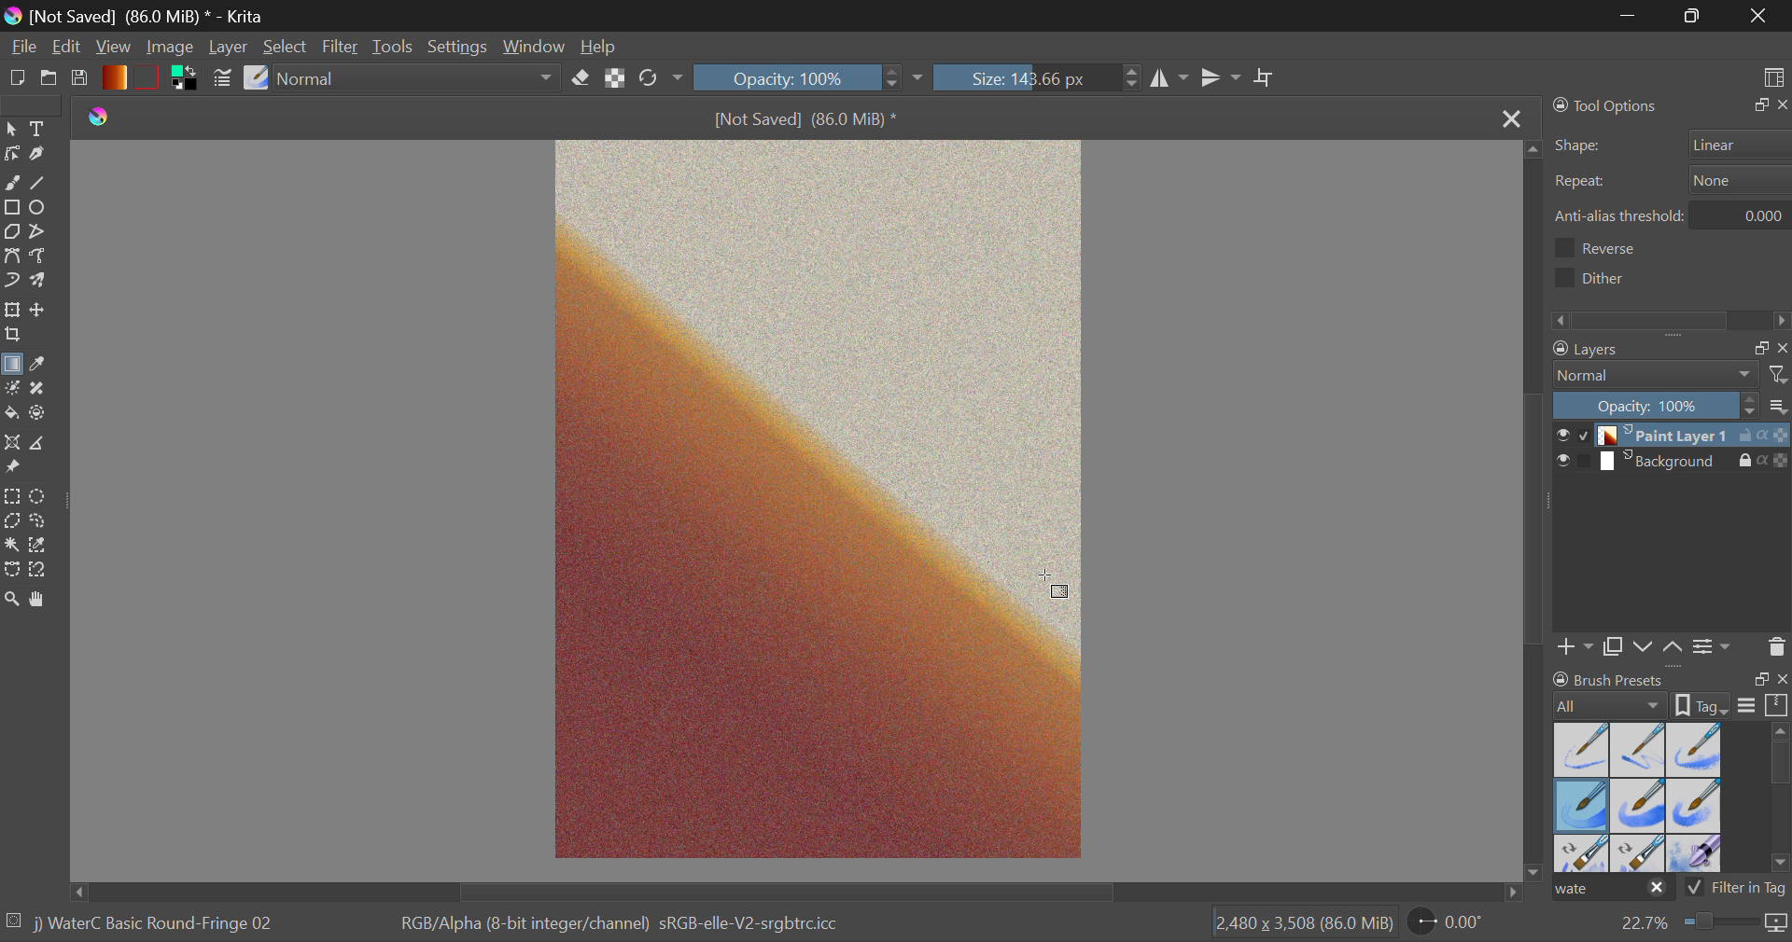  Describe the element at coordinates (1612, 648) in the screenshot. I see `copy` at that location.